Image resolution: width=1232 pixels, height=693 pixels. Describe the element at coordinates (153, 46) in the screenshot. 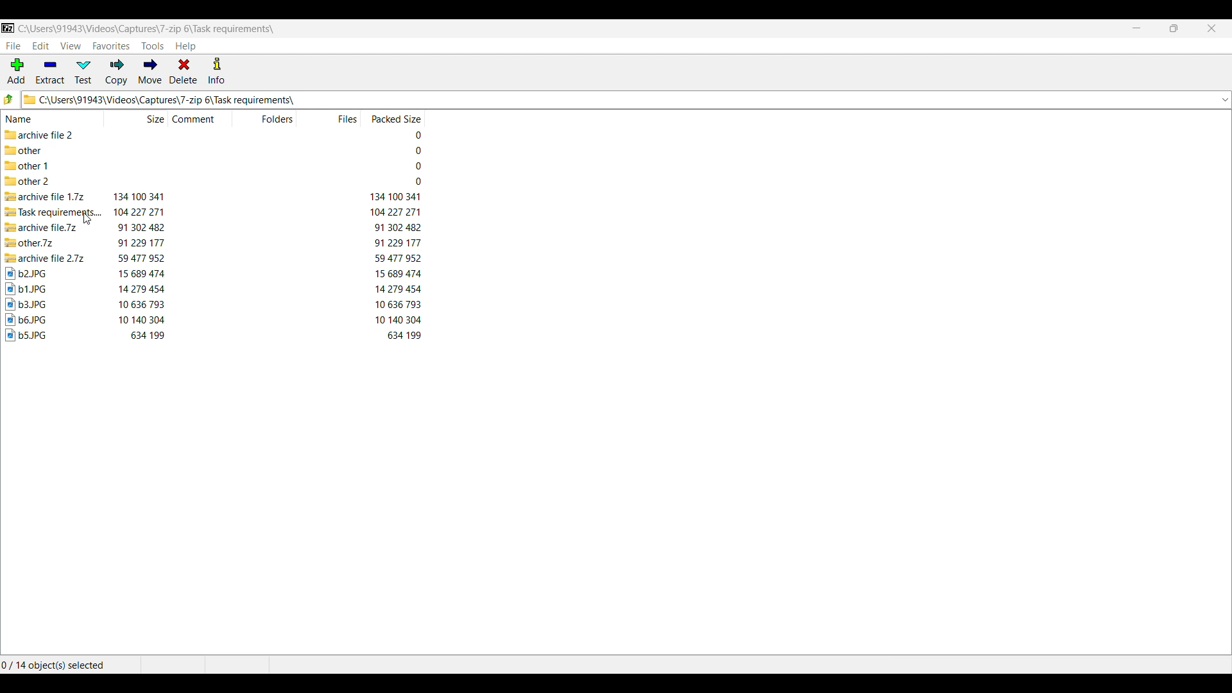

I see `Tools menu` at that location.